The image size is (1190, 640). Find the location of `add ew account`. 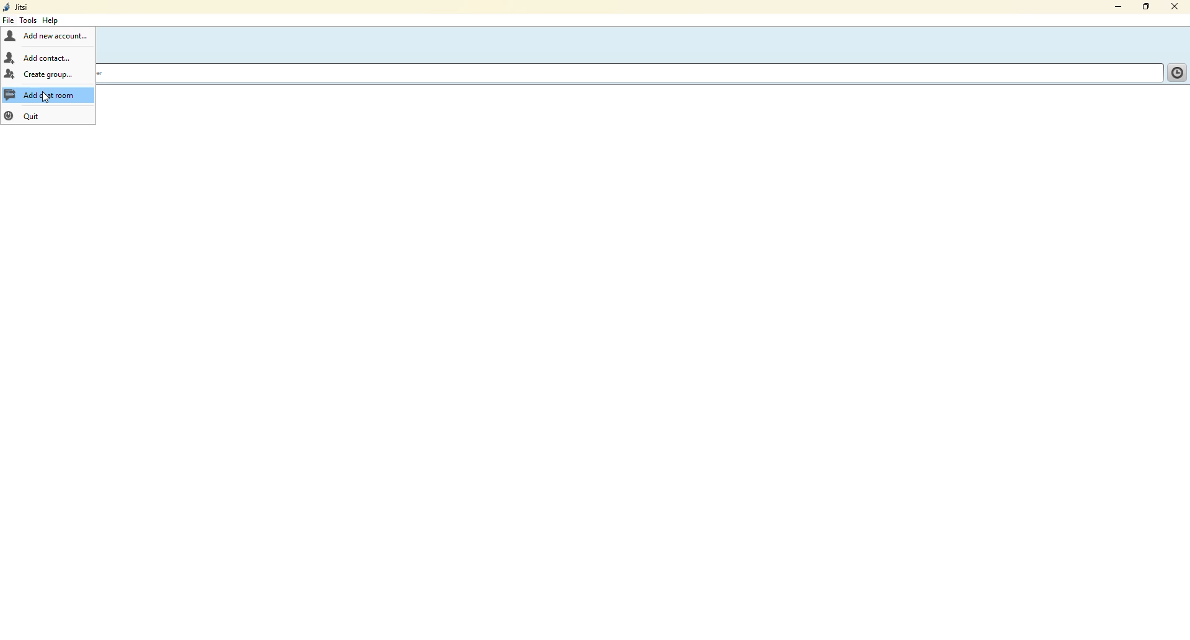

add ew account is located at coordinates (58, 35).